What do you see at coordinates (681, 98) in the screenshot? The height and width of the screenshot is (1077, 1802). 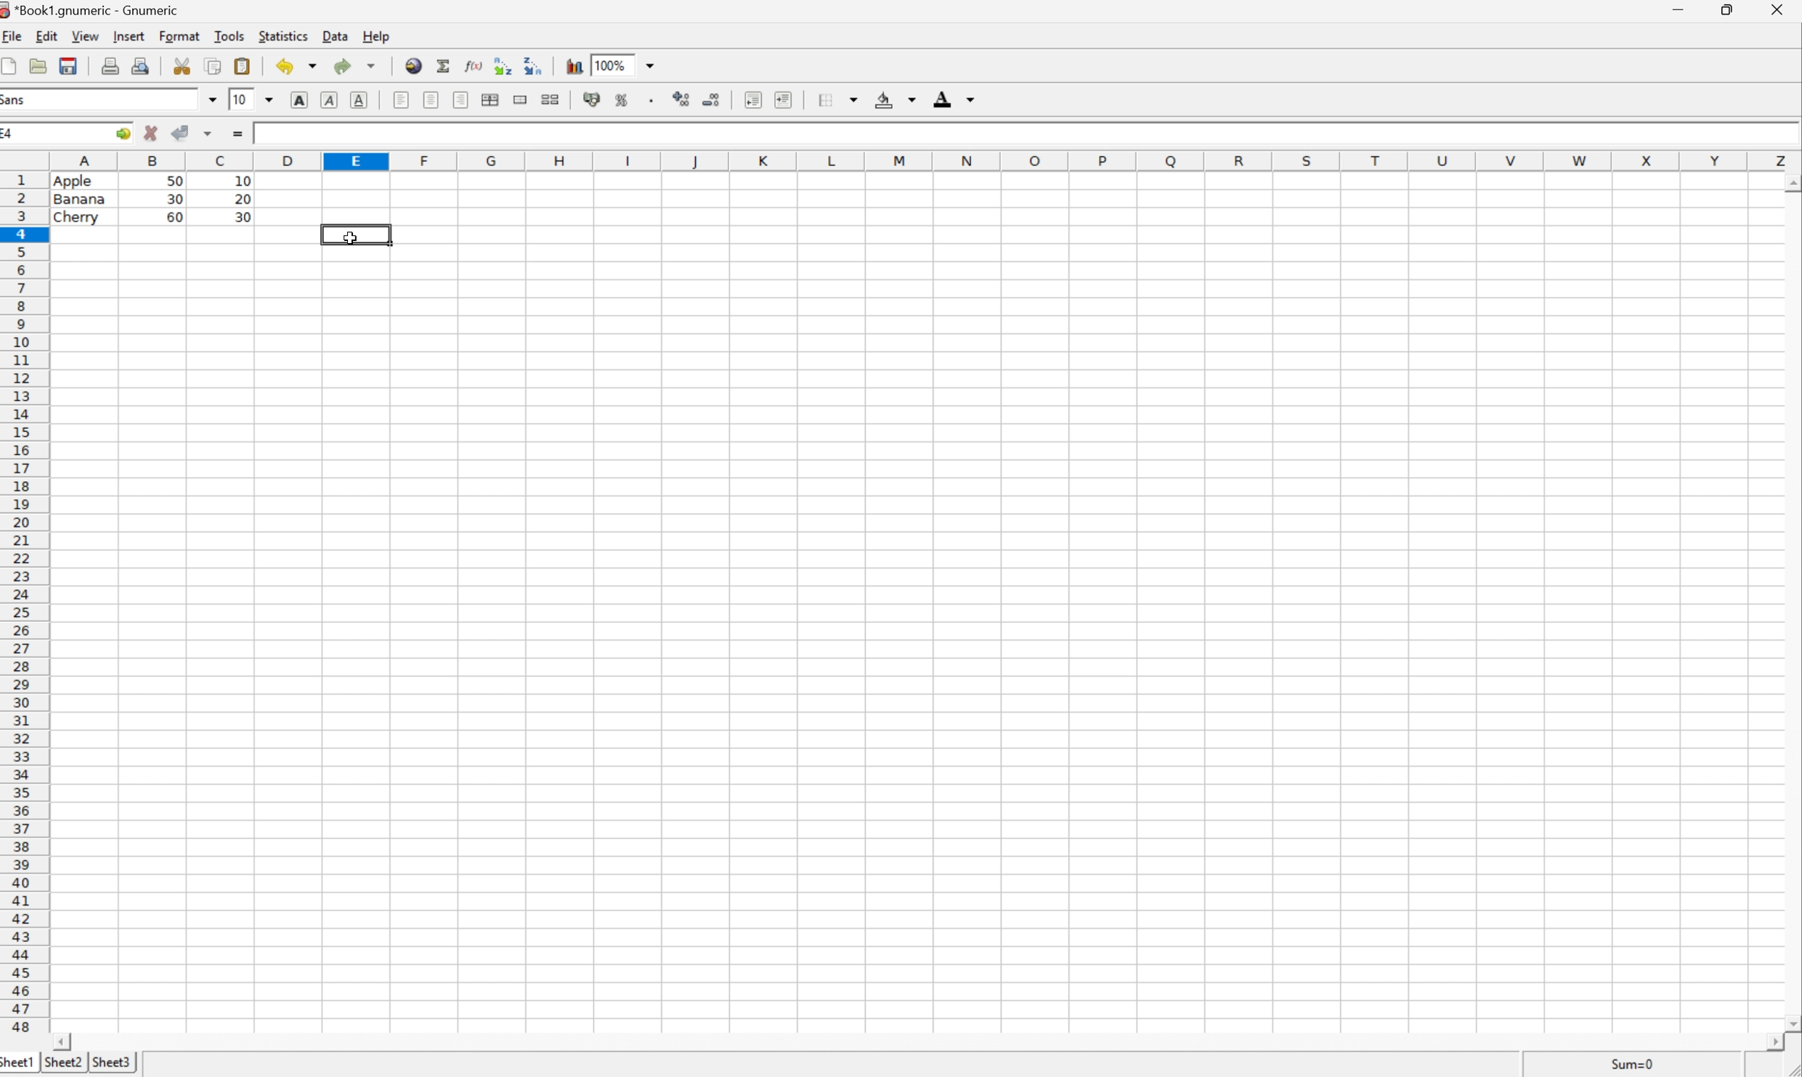 I see `increase number of decimals displayed` at bounding box center [681, 98].